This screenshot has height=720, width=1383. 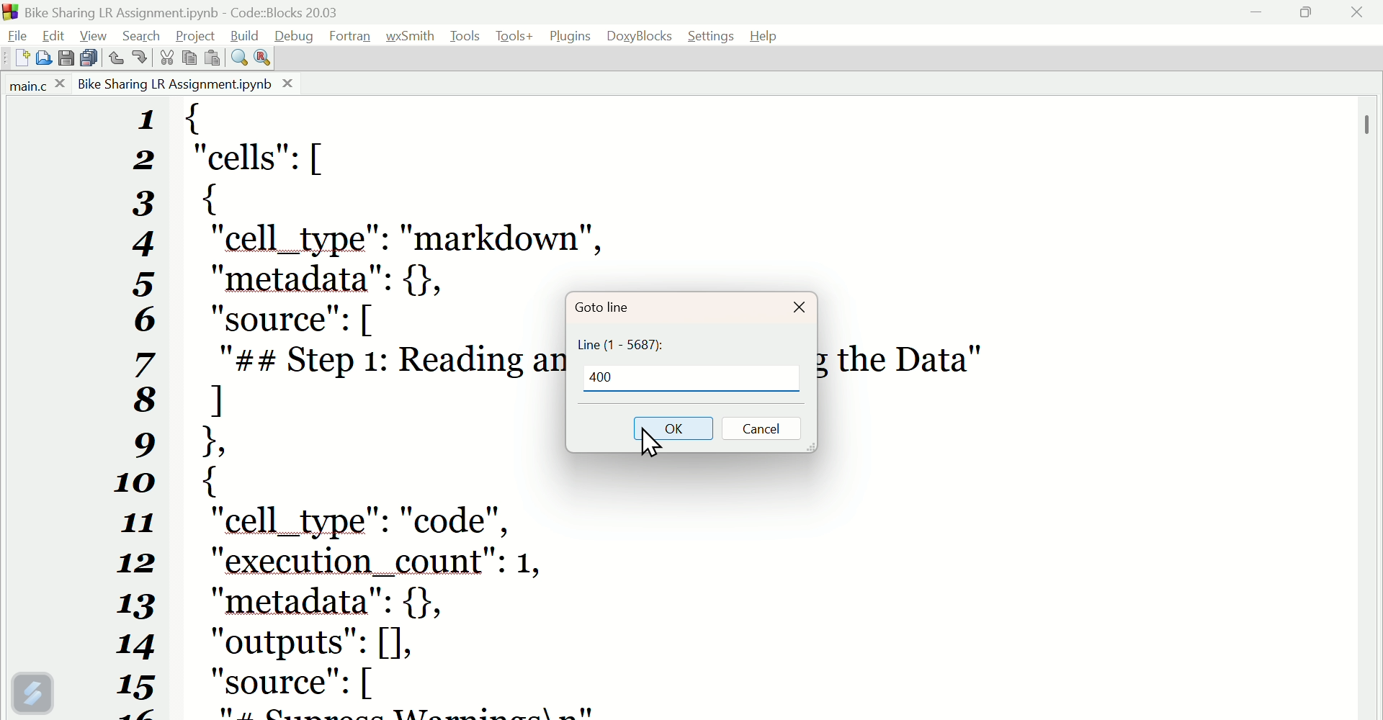 I want to click on Line (1-5687), so click(x=633, y=344).